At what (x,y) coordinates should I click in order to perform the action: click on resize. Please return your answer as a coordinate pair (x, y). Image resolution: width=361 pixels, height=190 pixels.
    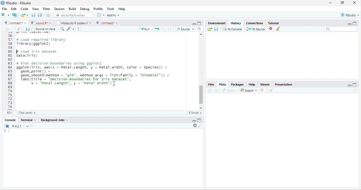
    Looking at the image, I should click on (343, 3).